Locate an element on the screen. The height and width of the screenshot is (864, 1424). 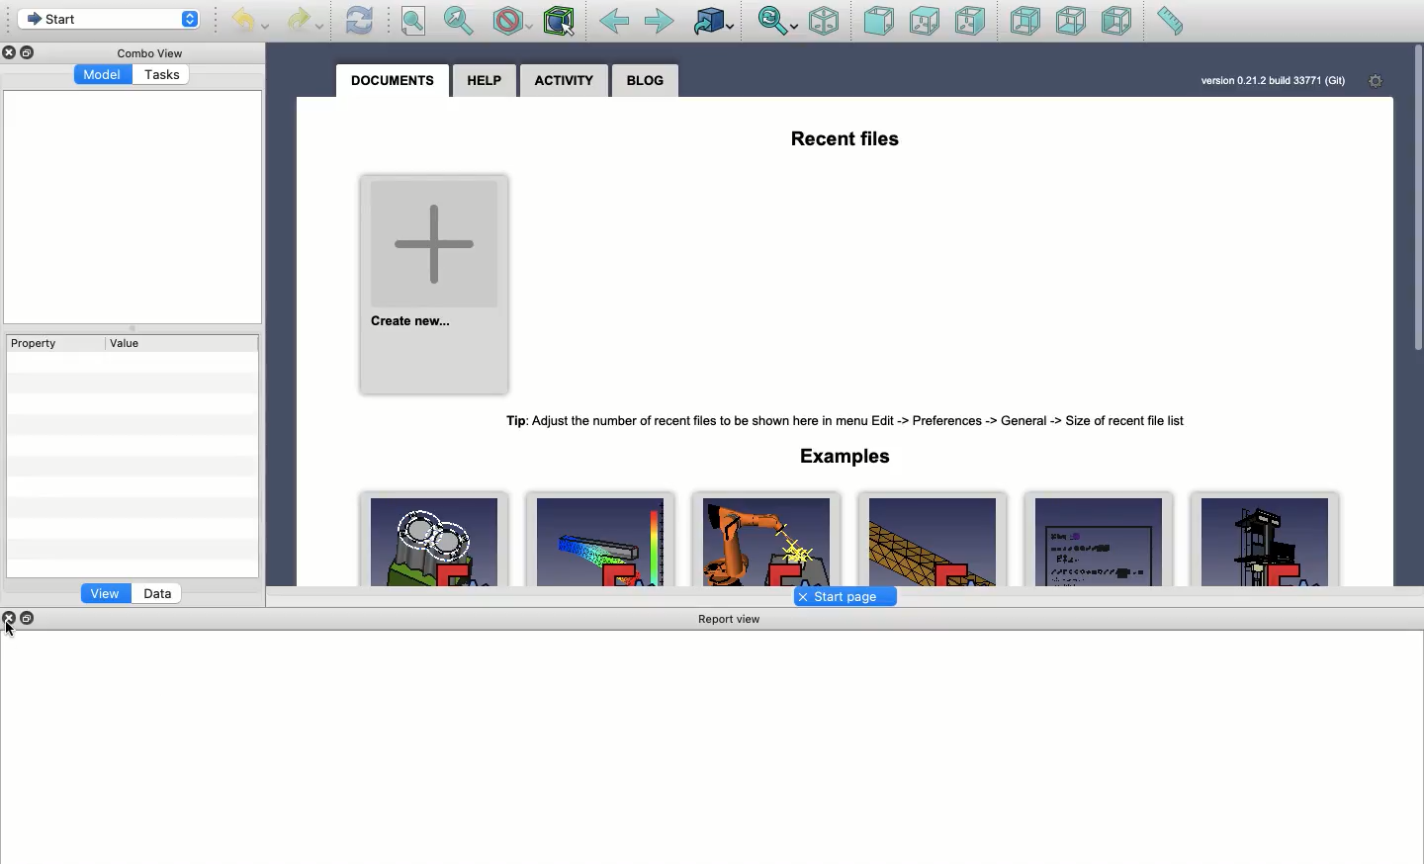
Refresh is located at coordinates (361, 23).